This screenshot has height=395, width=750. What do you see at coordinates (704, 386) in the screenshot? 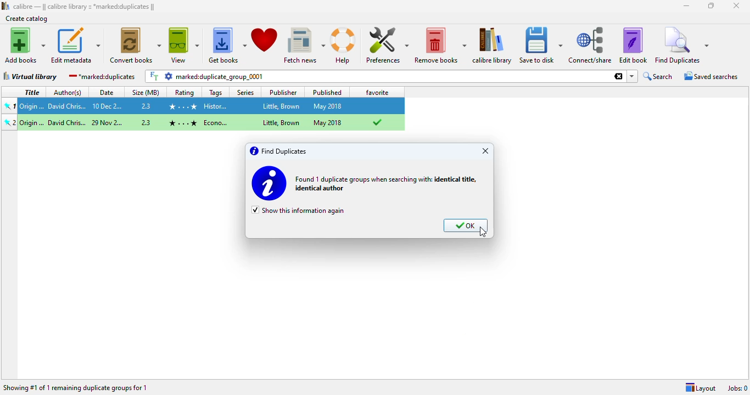
I see `Layout` at bounding box center [704, 386].